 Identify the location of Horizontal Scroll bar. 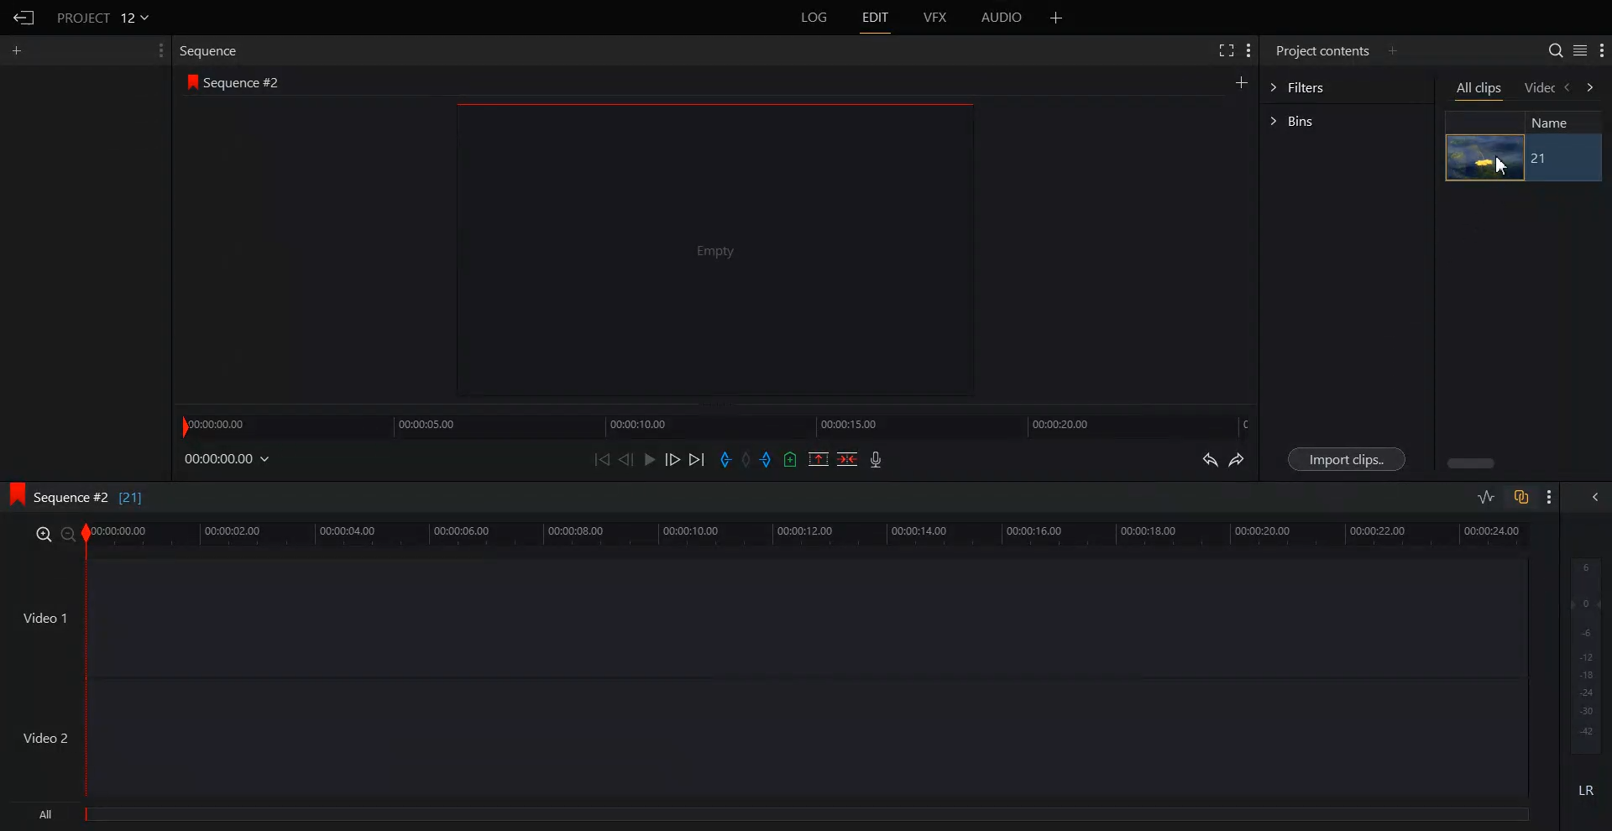
(1469, 463).